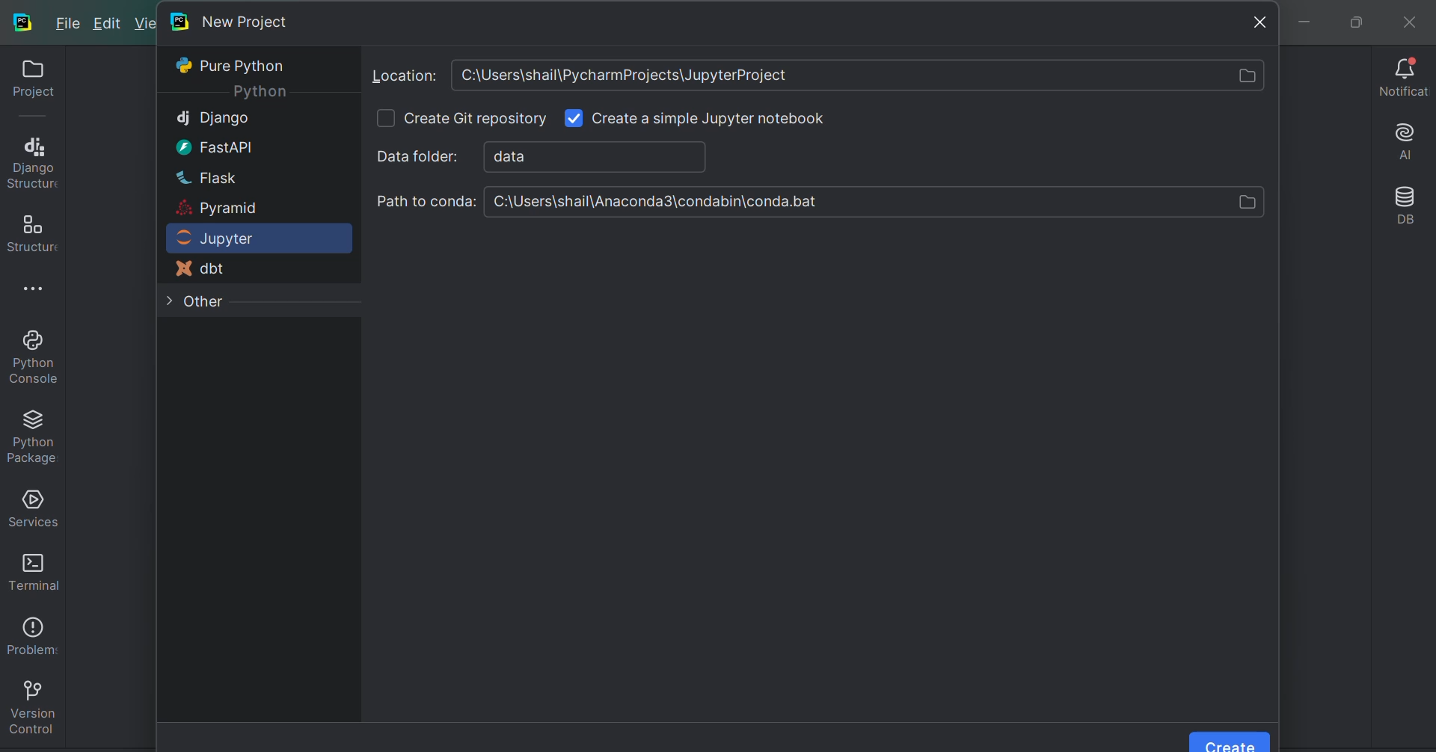  Describe the element at coordinates (28, 83) in the screenshot. I see `Projects` at that location.